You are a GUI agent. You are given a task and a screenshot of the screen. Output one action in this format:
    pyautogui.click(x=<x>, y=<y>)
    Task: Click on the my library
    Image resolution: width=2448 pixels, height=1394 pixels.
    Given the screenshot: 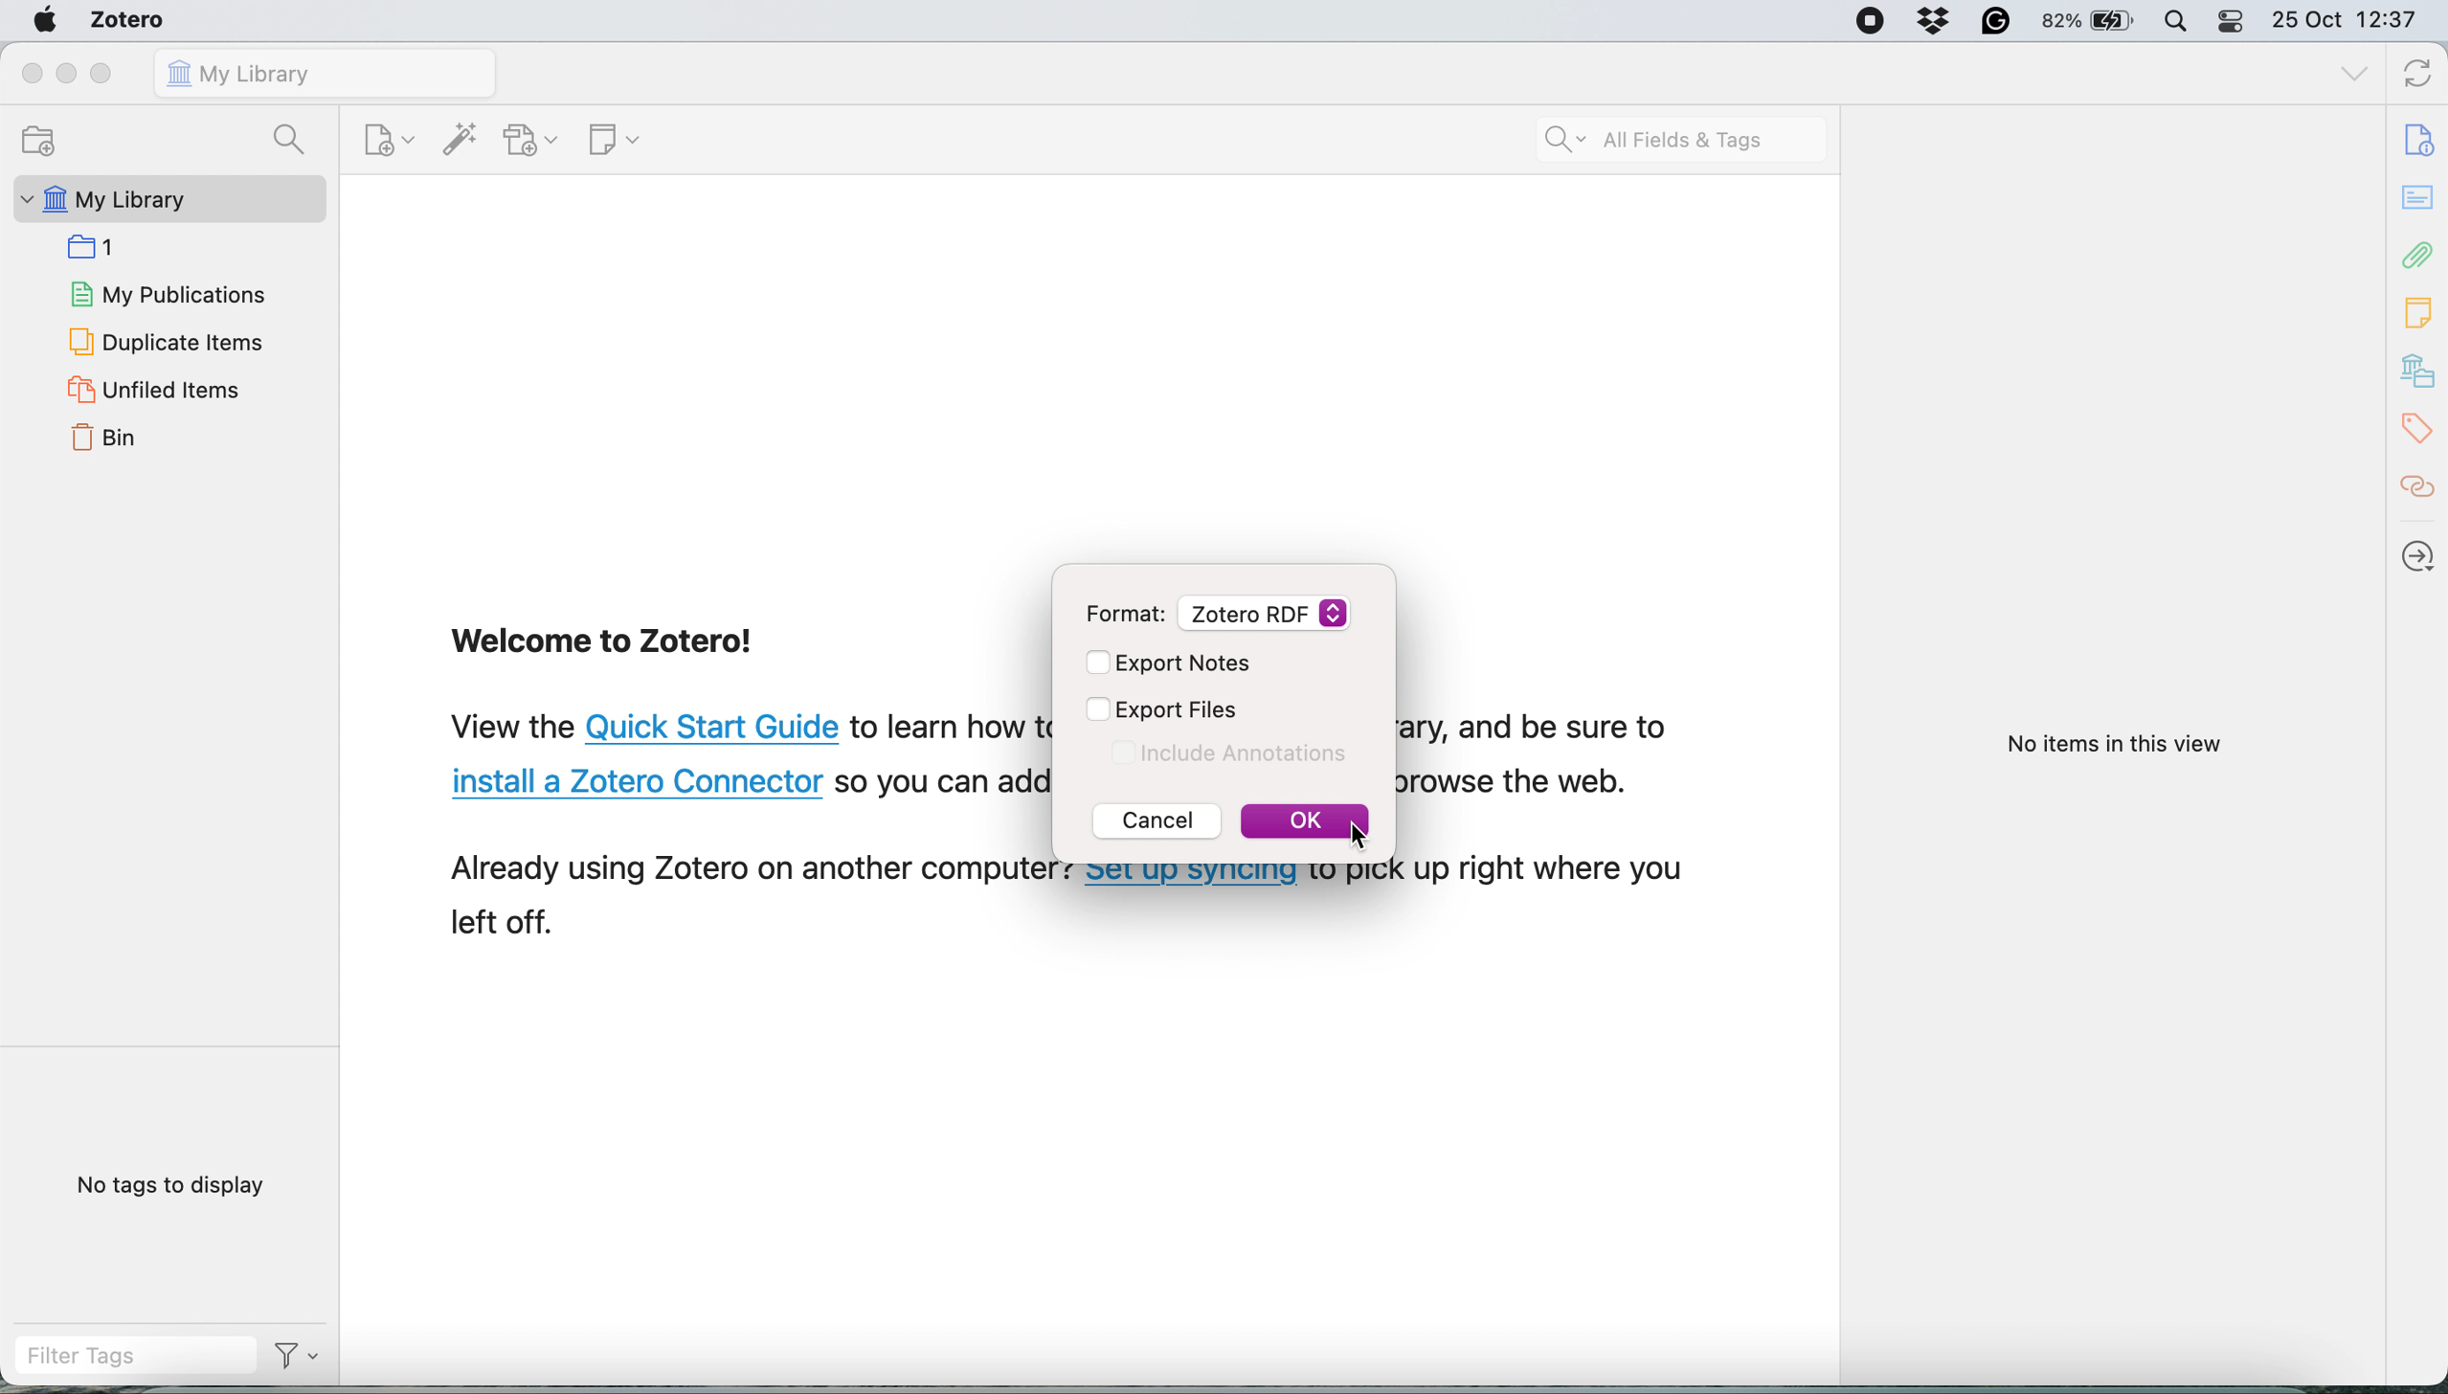 What is the action you would take?
    pyautogui.click(x=2420, y=368)
    